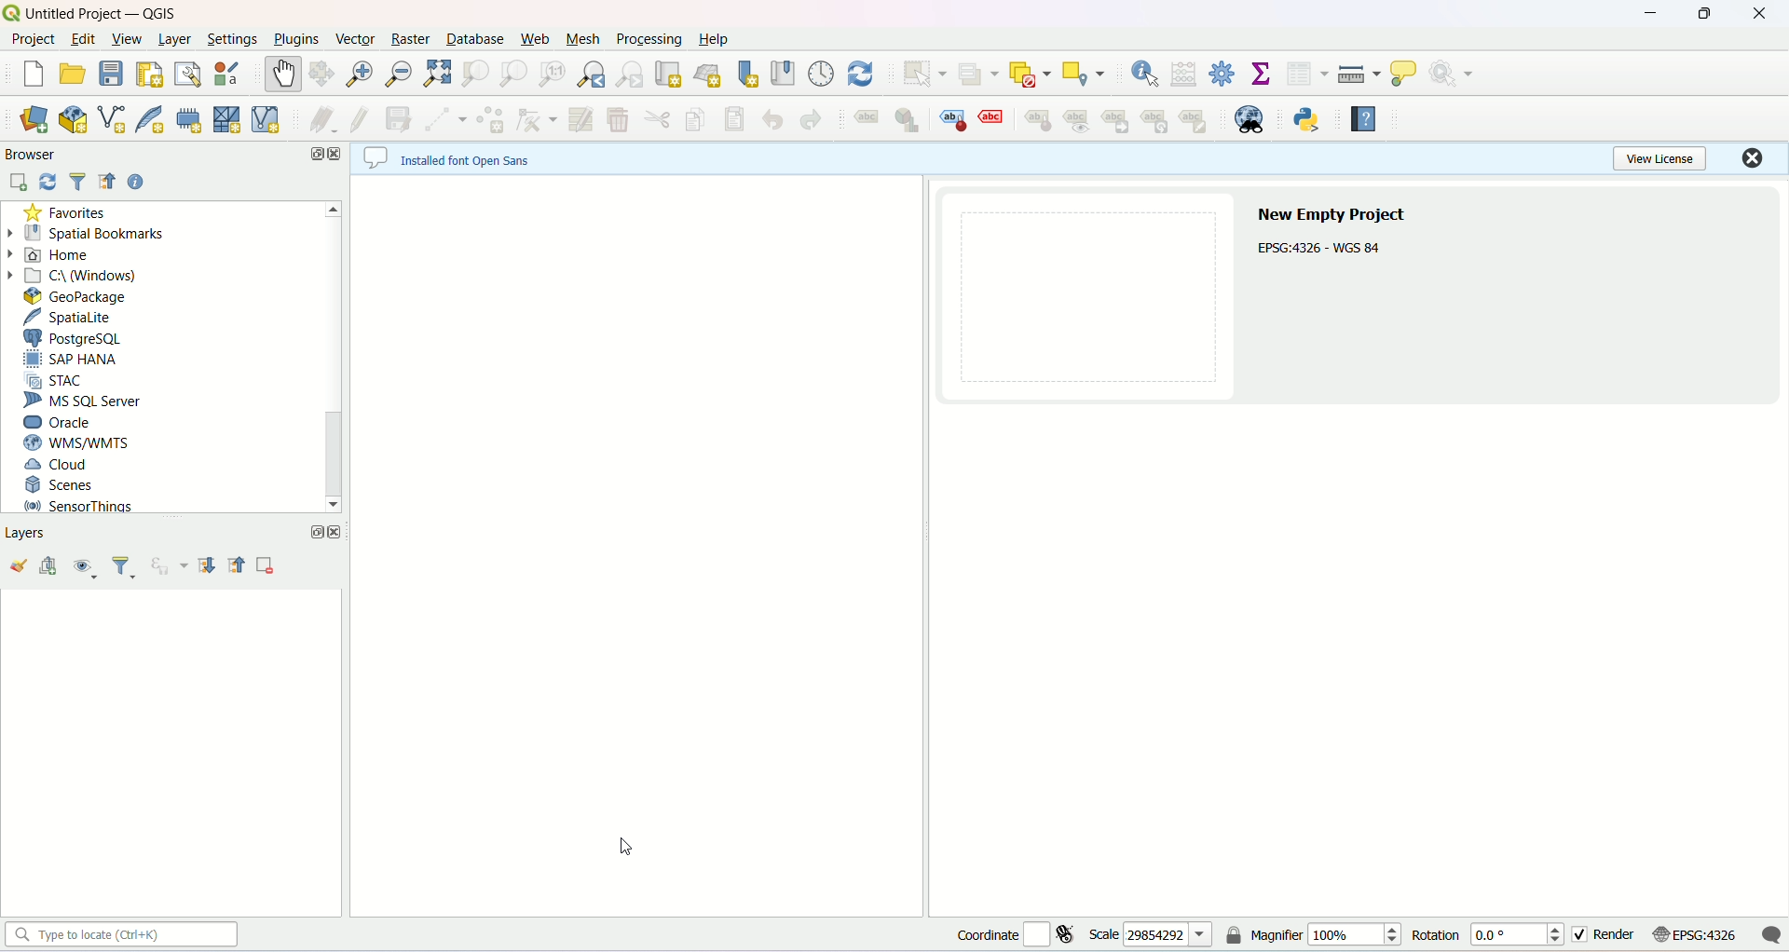 The height and width of the screenshot is (952, 1789). What do you see at coordinates (619, 115) in the screenshot?
I see `delete` at bounding box center [619, 115].